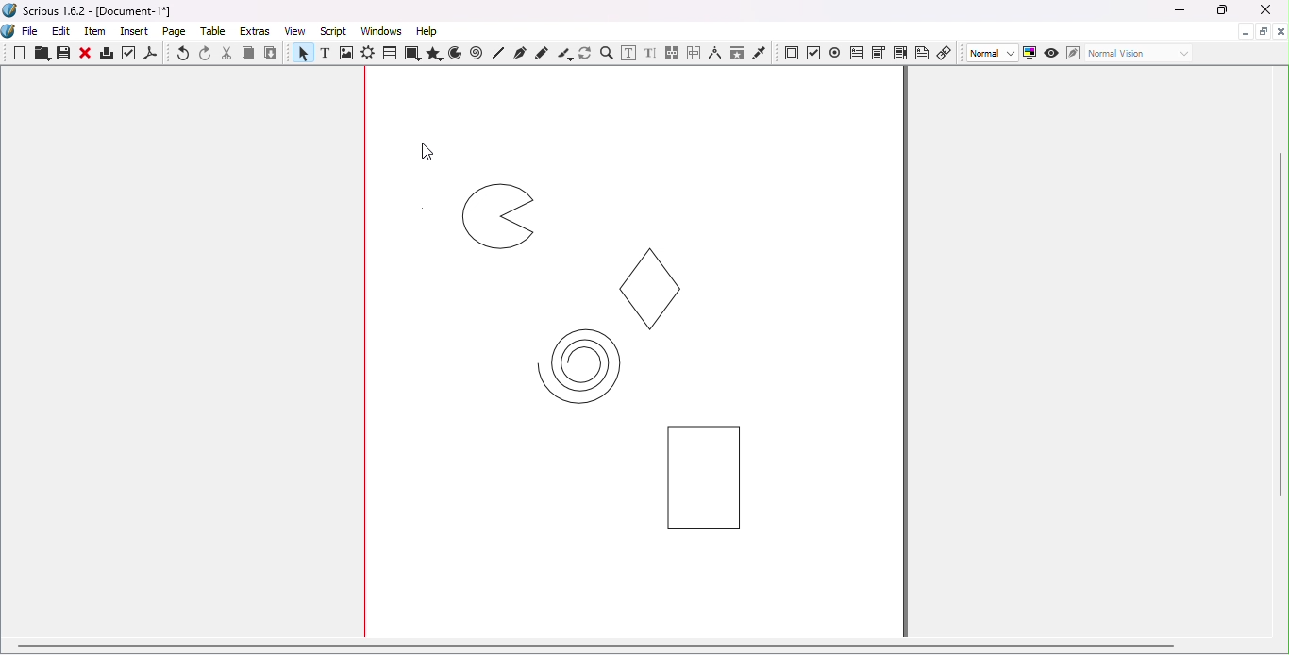  What do you see at coordinates (348, 55) in the screenshot?
I see `Image frame` at bounding box center [348, 55].